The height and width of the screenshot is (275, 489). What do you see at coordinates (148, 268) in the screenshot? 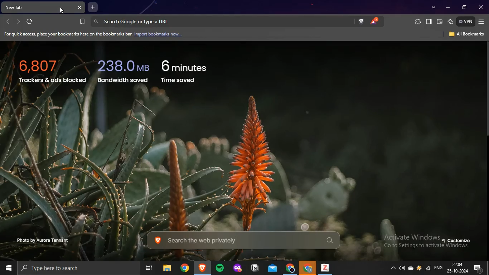
I see `task view ` at bounding box center [148, 268].